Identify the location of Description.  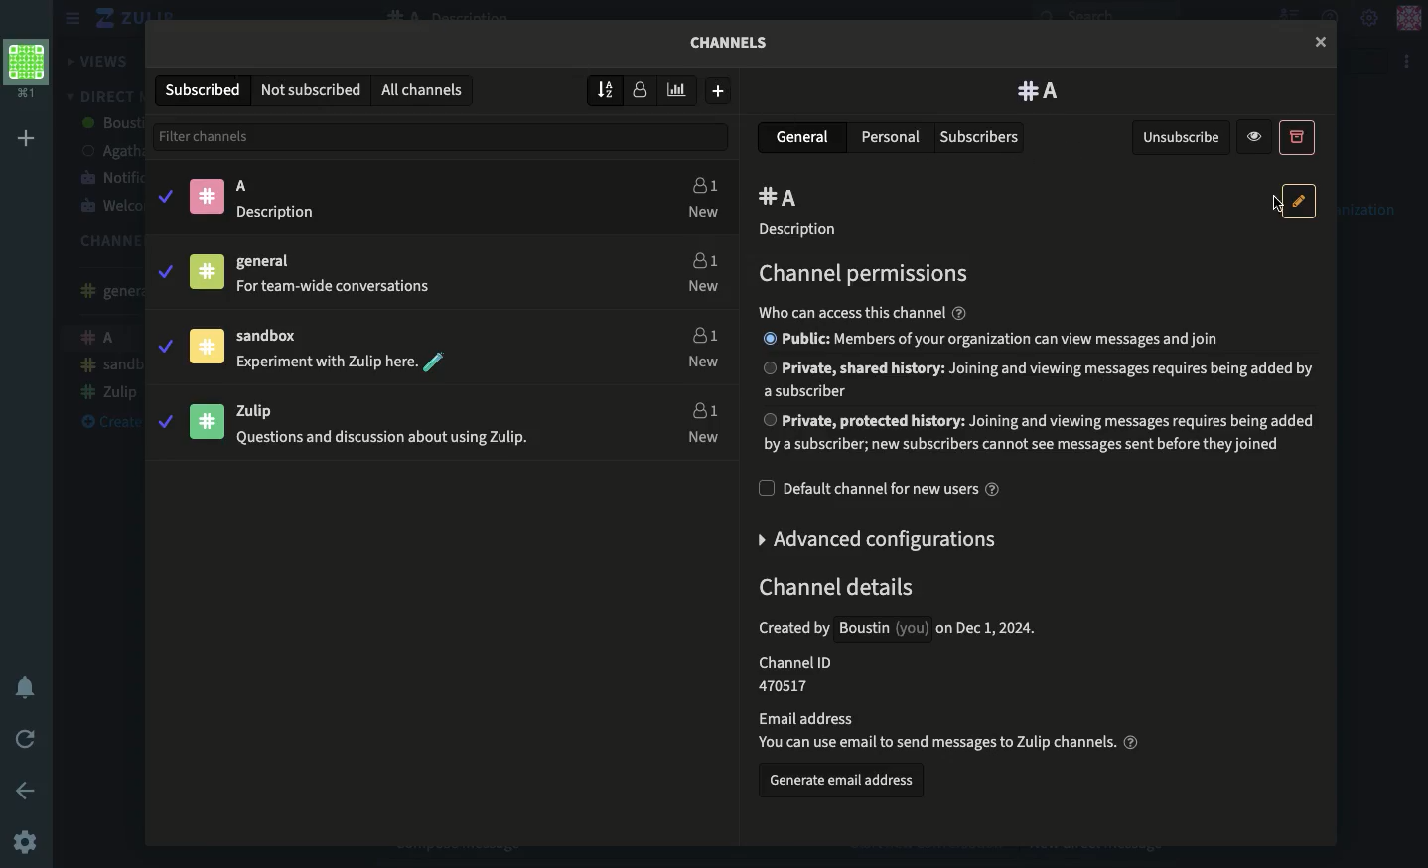
(803, 231).